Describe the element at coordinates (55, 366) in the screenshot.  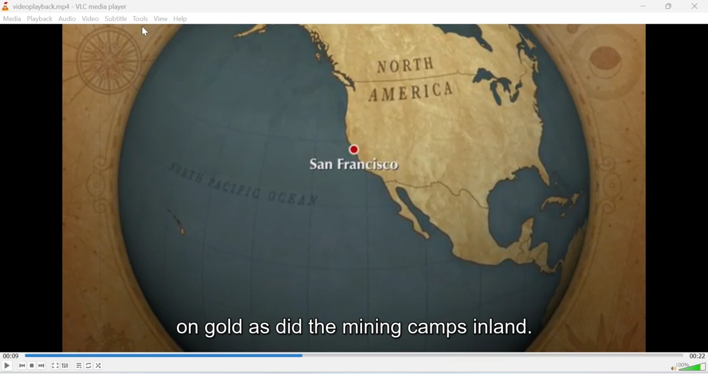
I see `Fullscreen` at that location.